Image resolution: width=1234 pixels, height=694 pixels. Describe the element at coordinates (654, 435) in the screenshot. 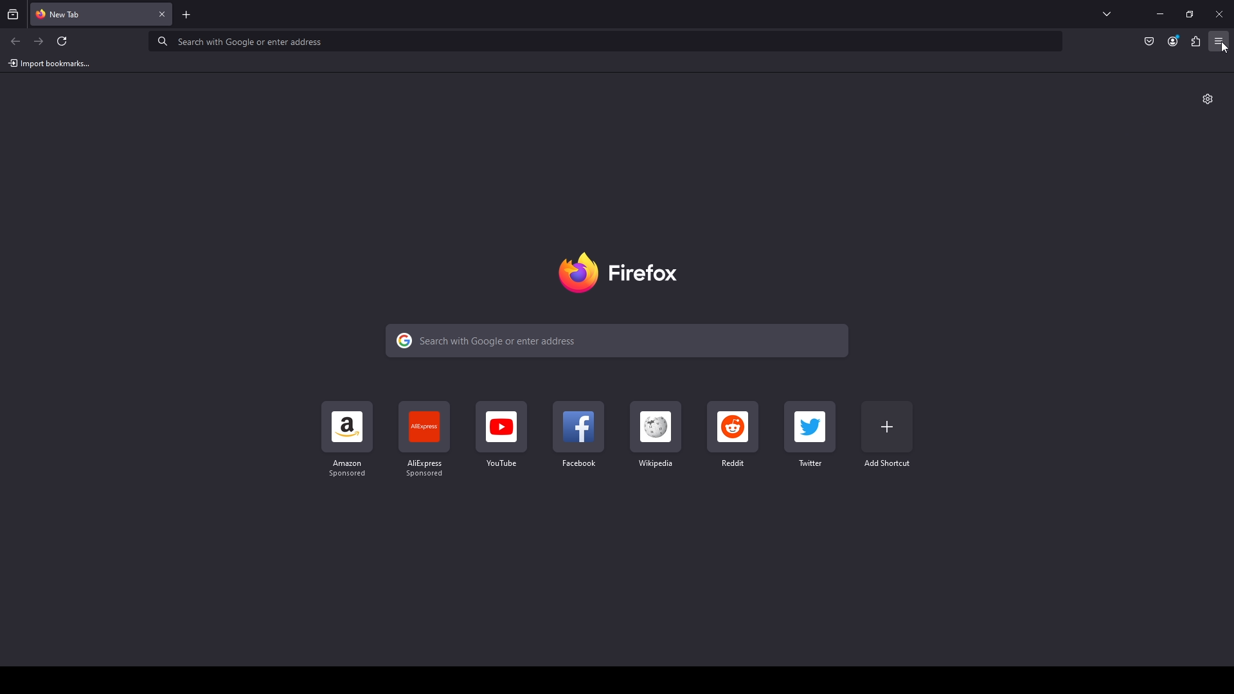

I see `Wikipedia` at that location.